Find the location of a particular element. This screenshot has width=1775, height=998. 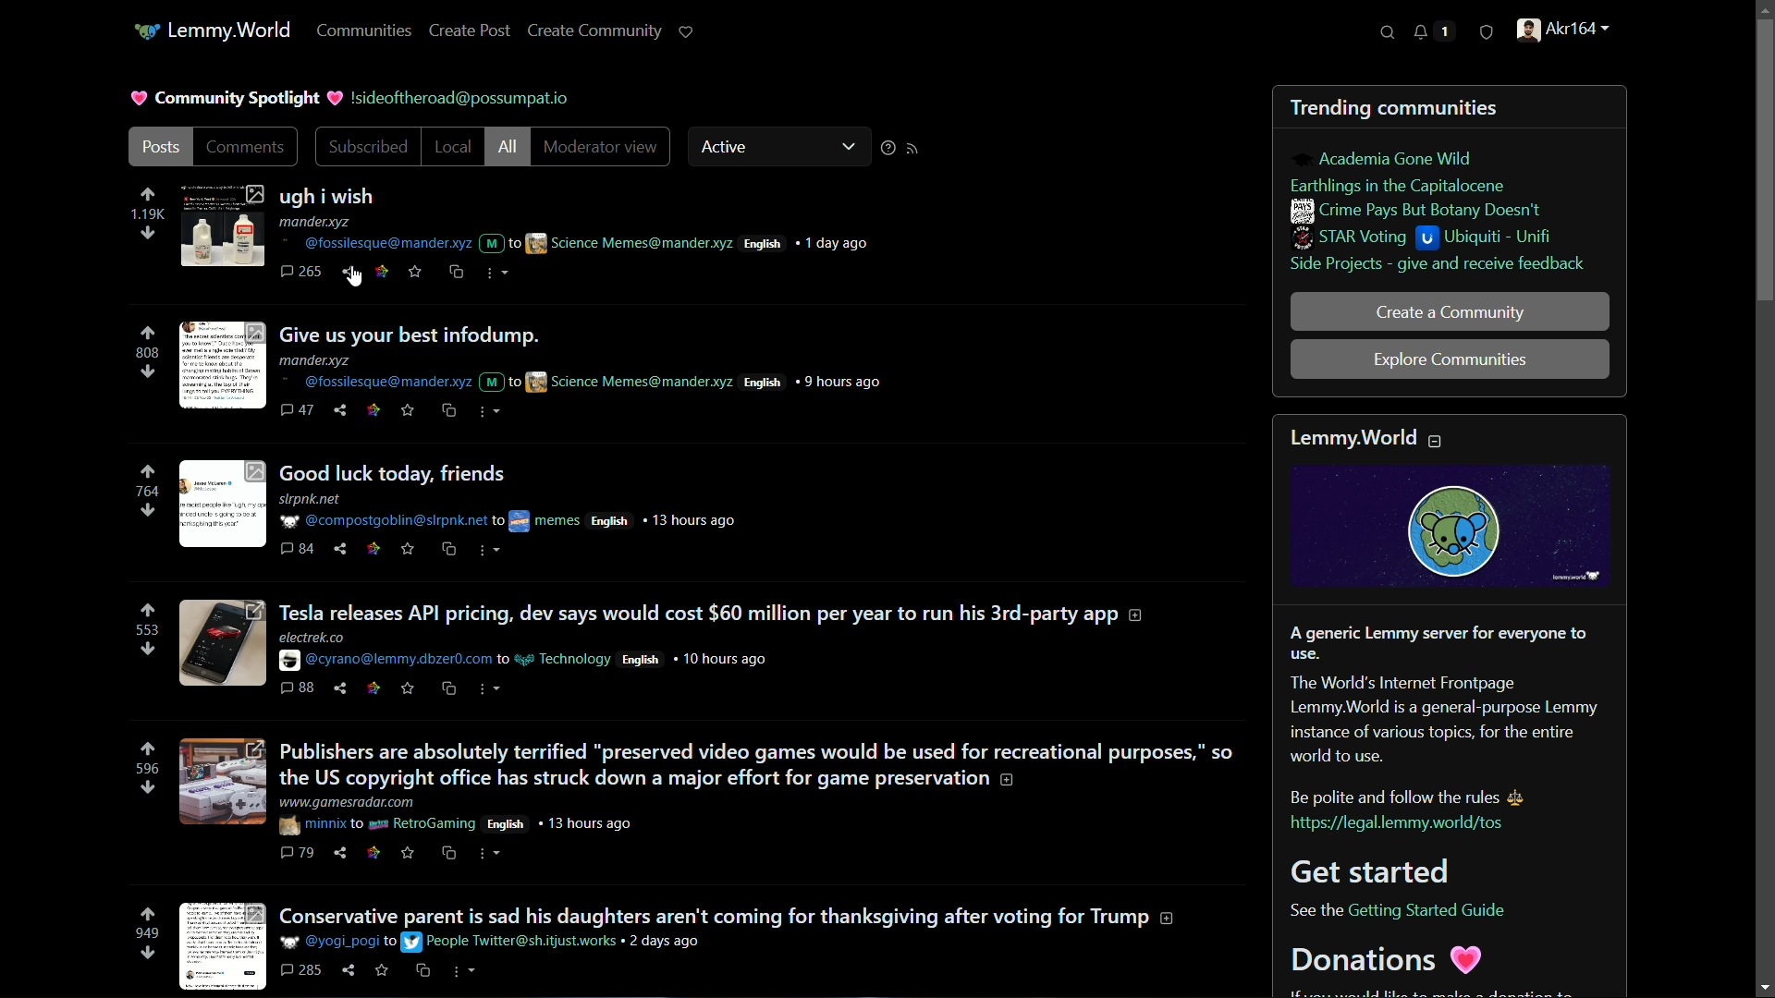

M to is located at coordinates (500, 382).